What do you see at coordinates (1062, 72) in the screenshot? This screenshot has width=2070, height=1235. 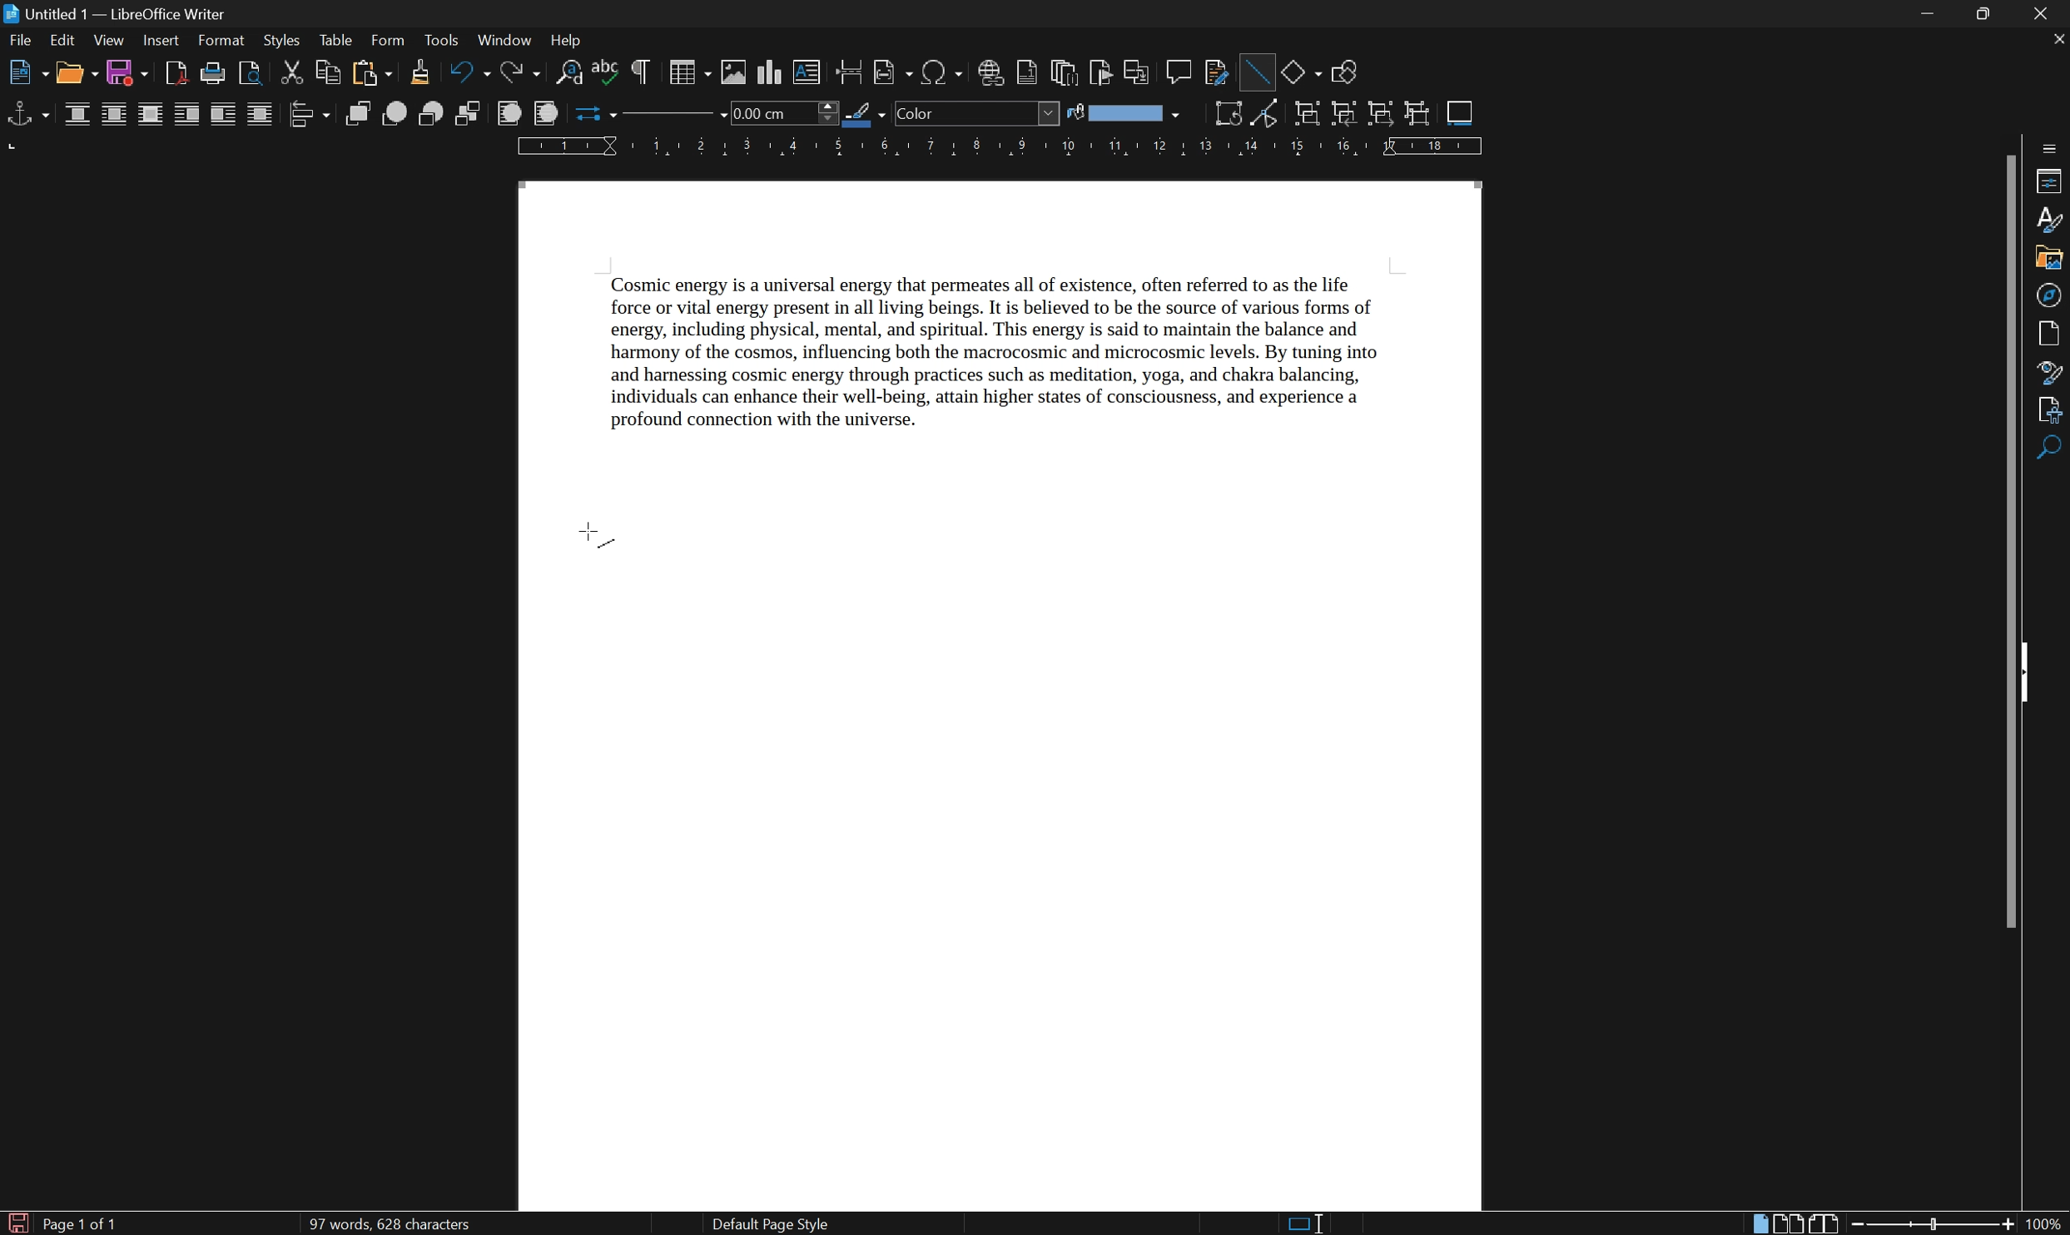 I see `insert endnote` at bounding box center [1062, 72].